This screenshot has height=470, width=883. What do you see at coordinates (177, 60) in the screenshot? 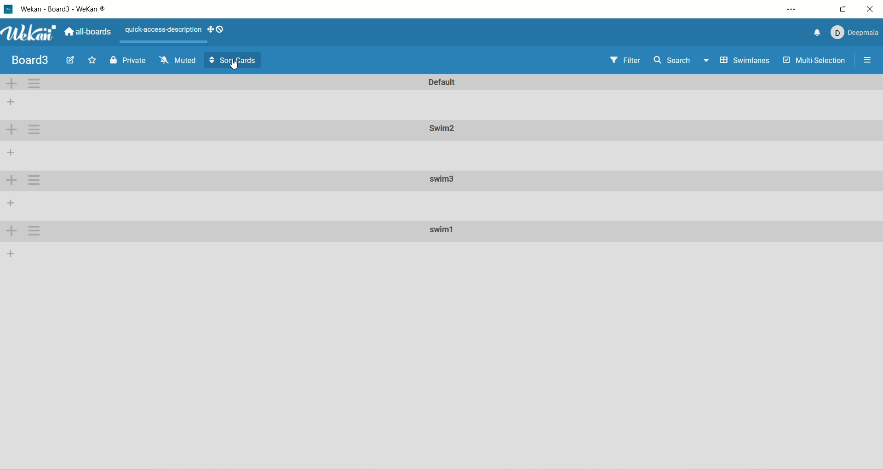
I see `muted` at bounding box center [177, 60].